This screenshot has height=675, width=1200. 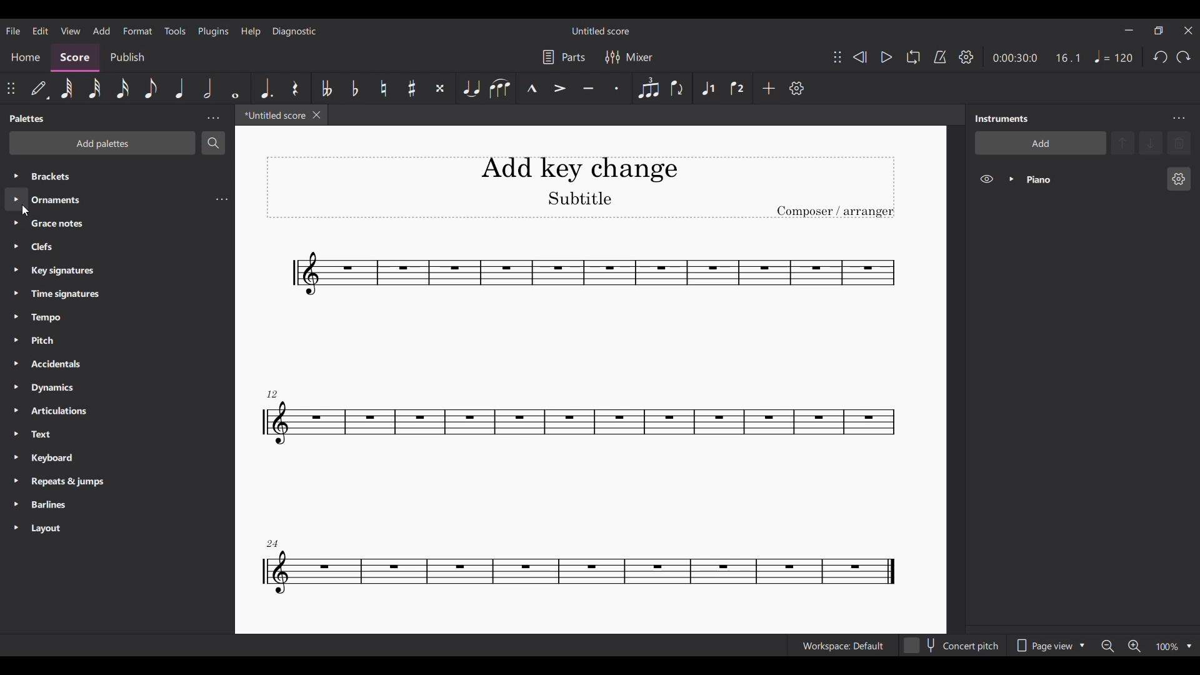 What do you see at coordinates (1107, 646) in the screenshot?
I see `Zoom out` at bounding box center [1107, 646].